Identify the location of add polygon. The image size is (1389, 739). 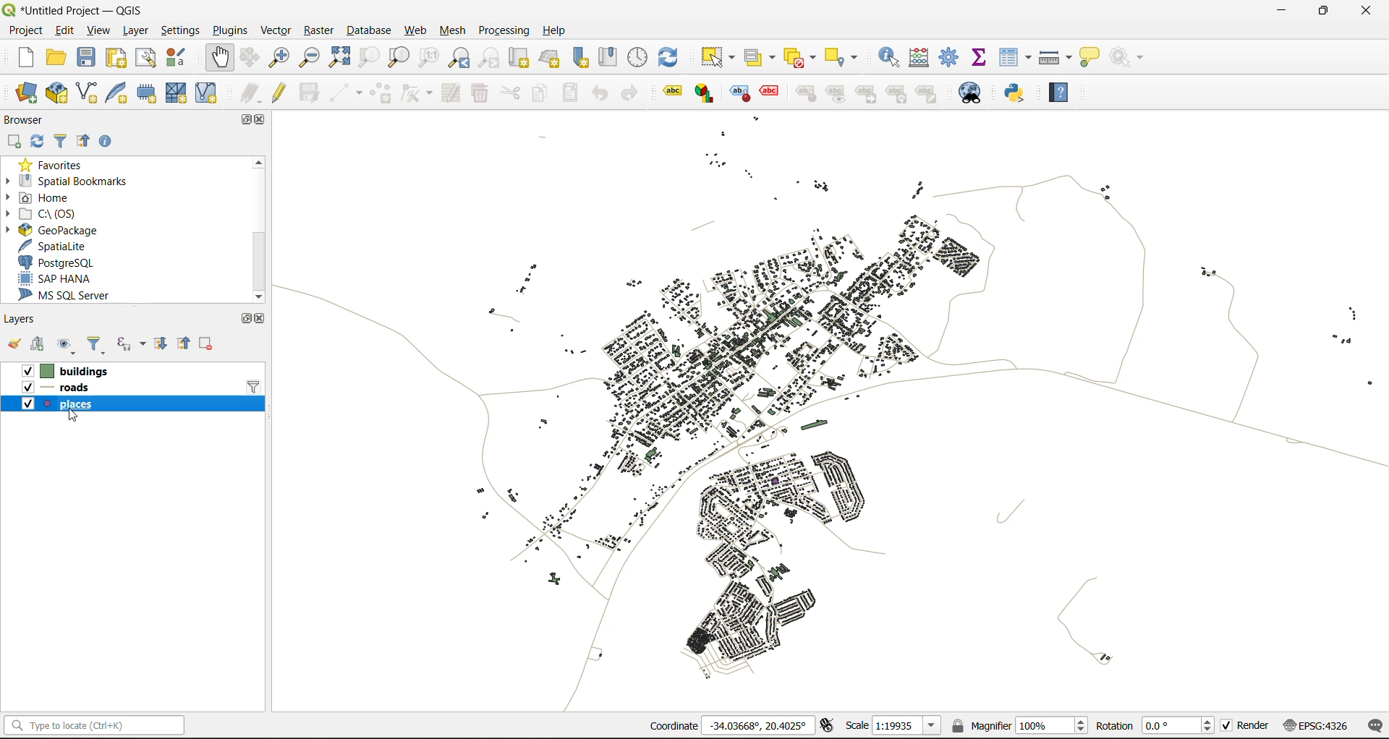
(382, 93).